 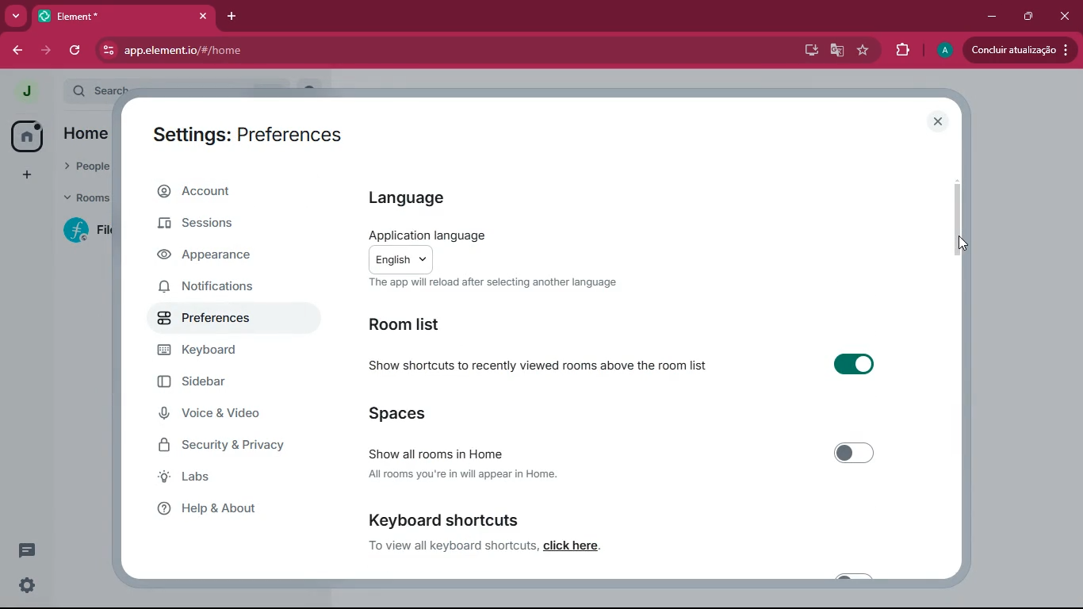 I want to click on refresh, so click(x=76, y=51).